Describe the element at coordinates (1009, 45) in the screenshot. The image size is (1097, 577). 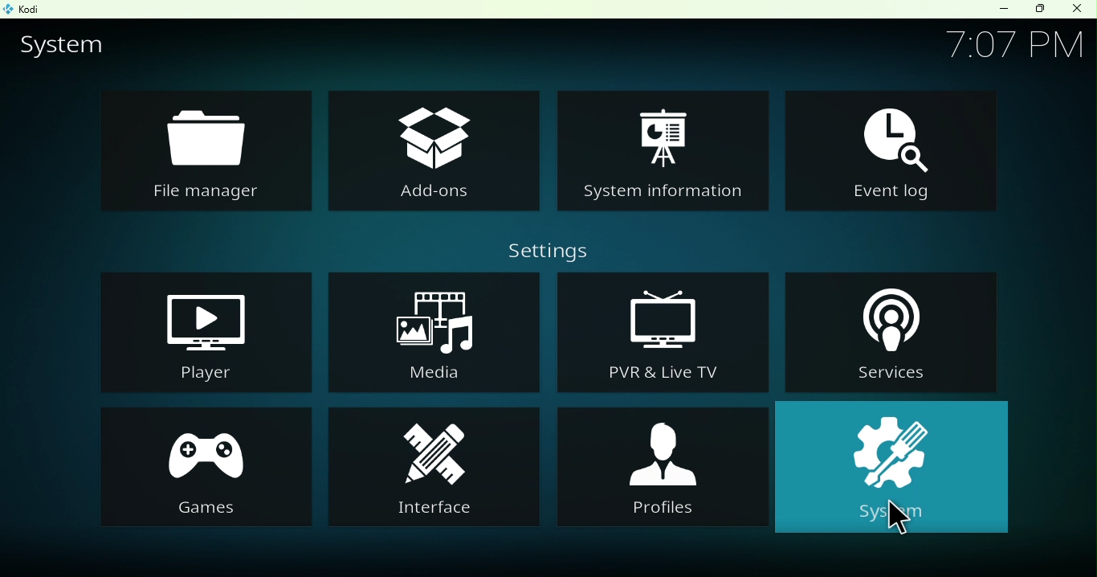
I see `7:07 PM` at that location.